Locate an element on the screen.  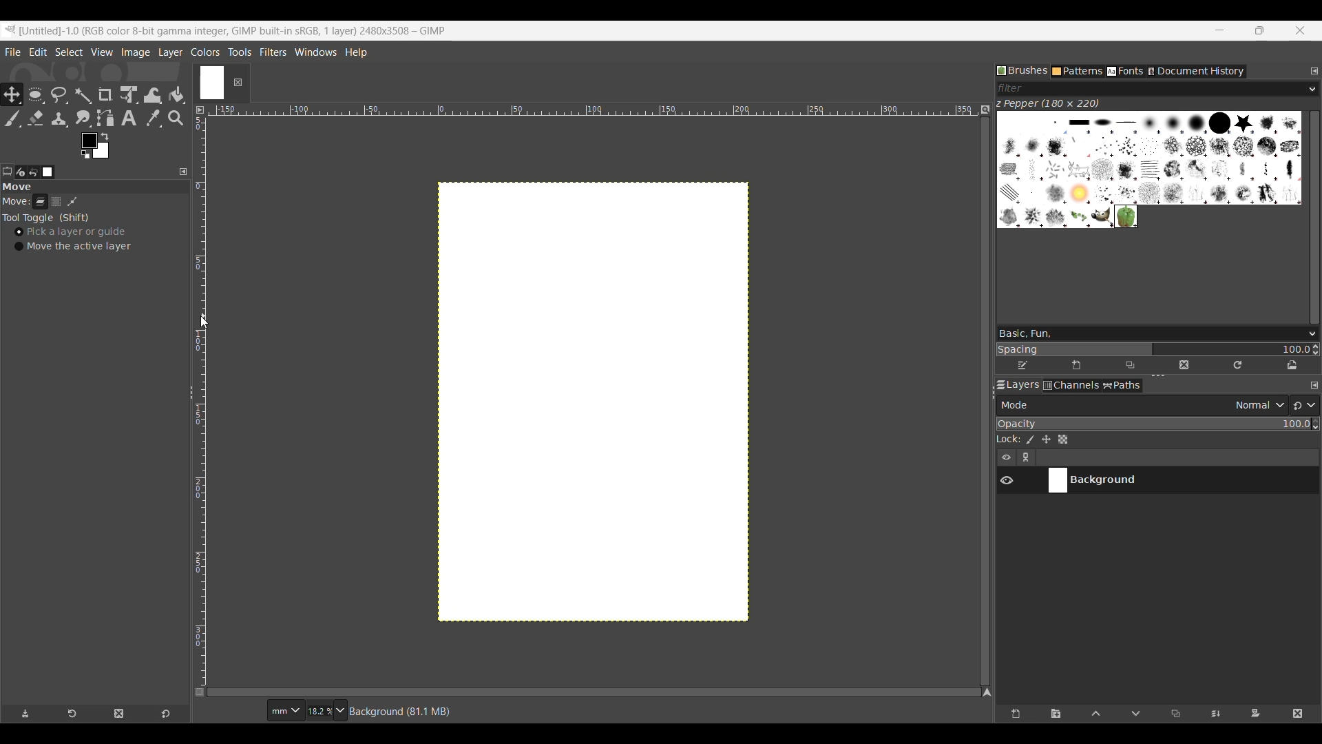
Project name, details and software name is located at coordinates (236, 30).